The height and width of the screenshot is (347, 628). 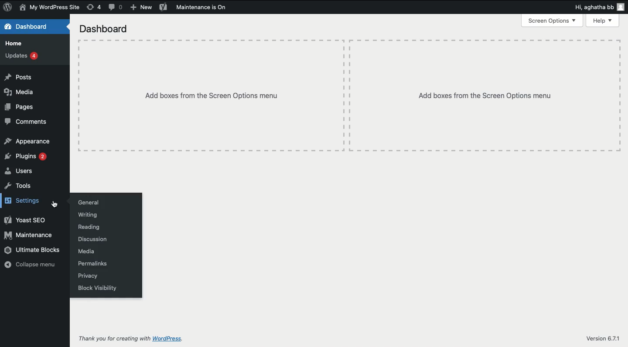 What do you see at coordinates (26, 156) in the screenshot?
I see `plugins` at bounding box center [26, 156].